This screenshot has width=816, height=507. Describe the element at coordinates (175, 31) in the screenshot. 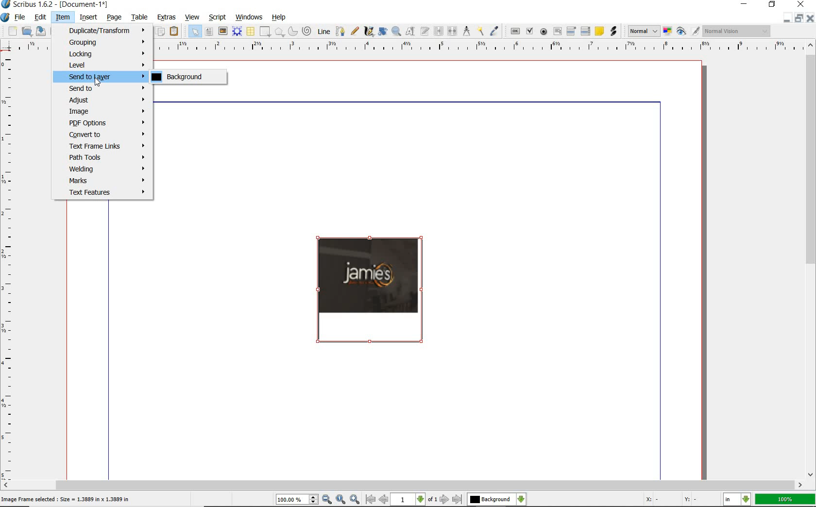

I see `paste` at that location.